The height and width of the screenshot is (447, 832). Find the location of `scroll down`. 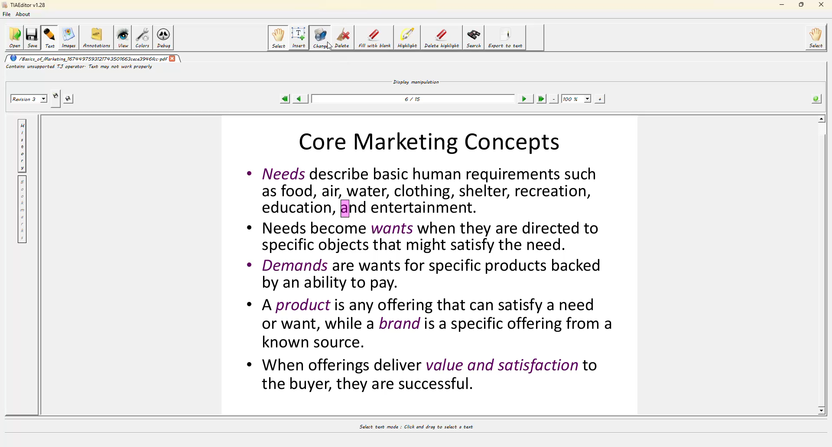

scroll down is located at coordinates (823, 411).